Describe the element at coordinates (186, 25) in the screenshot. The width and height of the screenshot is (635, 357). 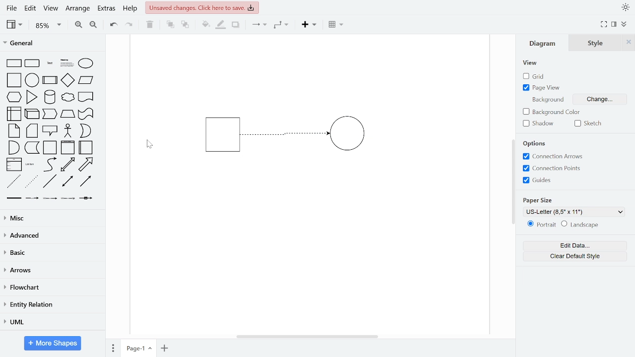
I see `to back` at that location.